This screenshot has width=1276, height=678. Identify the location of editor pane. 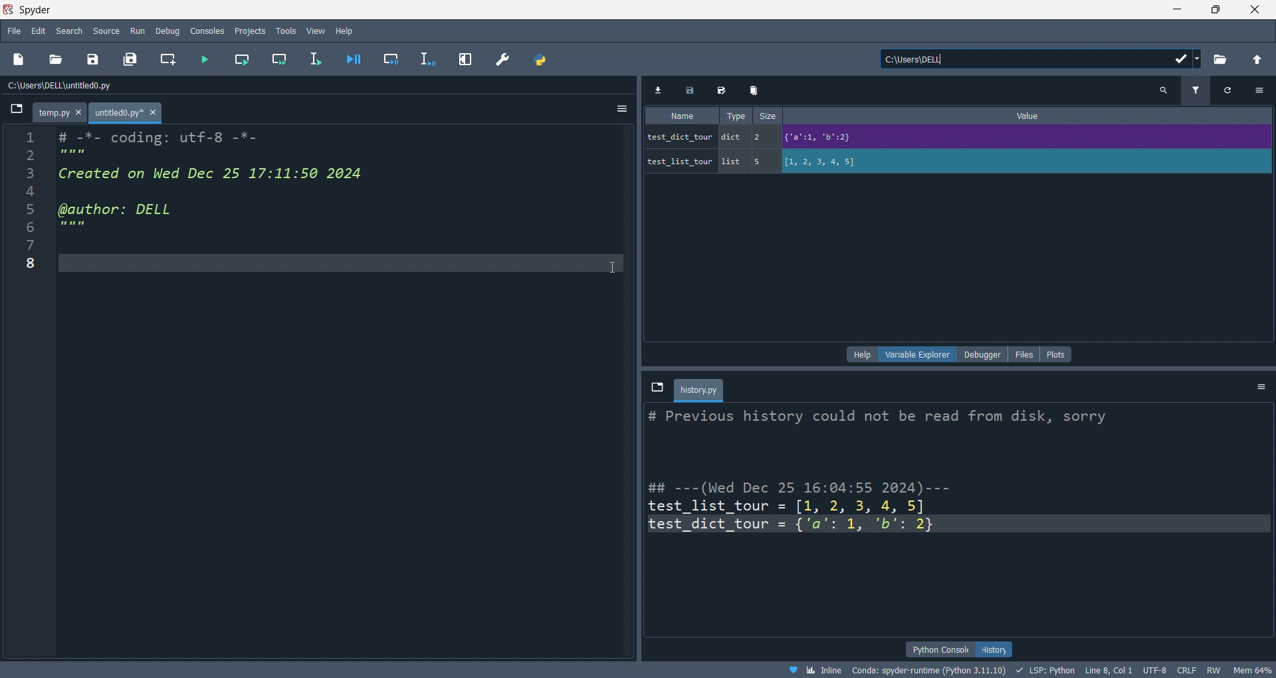
(234, 187).